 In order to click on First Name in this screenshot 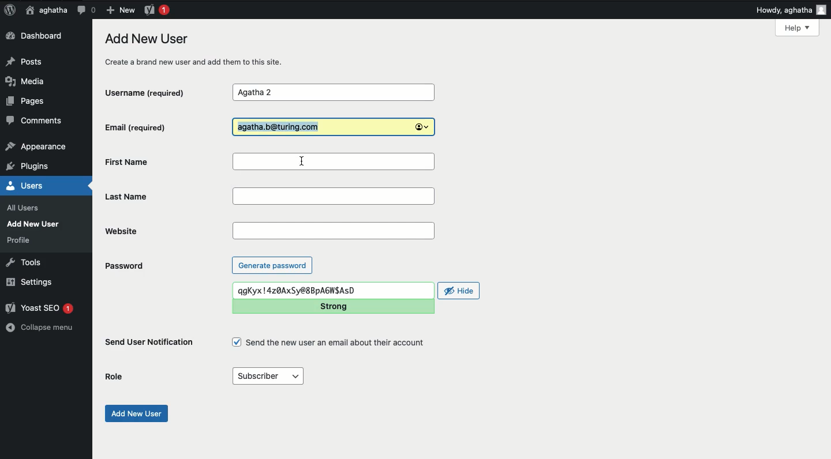, I will do `click(333, 161)`.